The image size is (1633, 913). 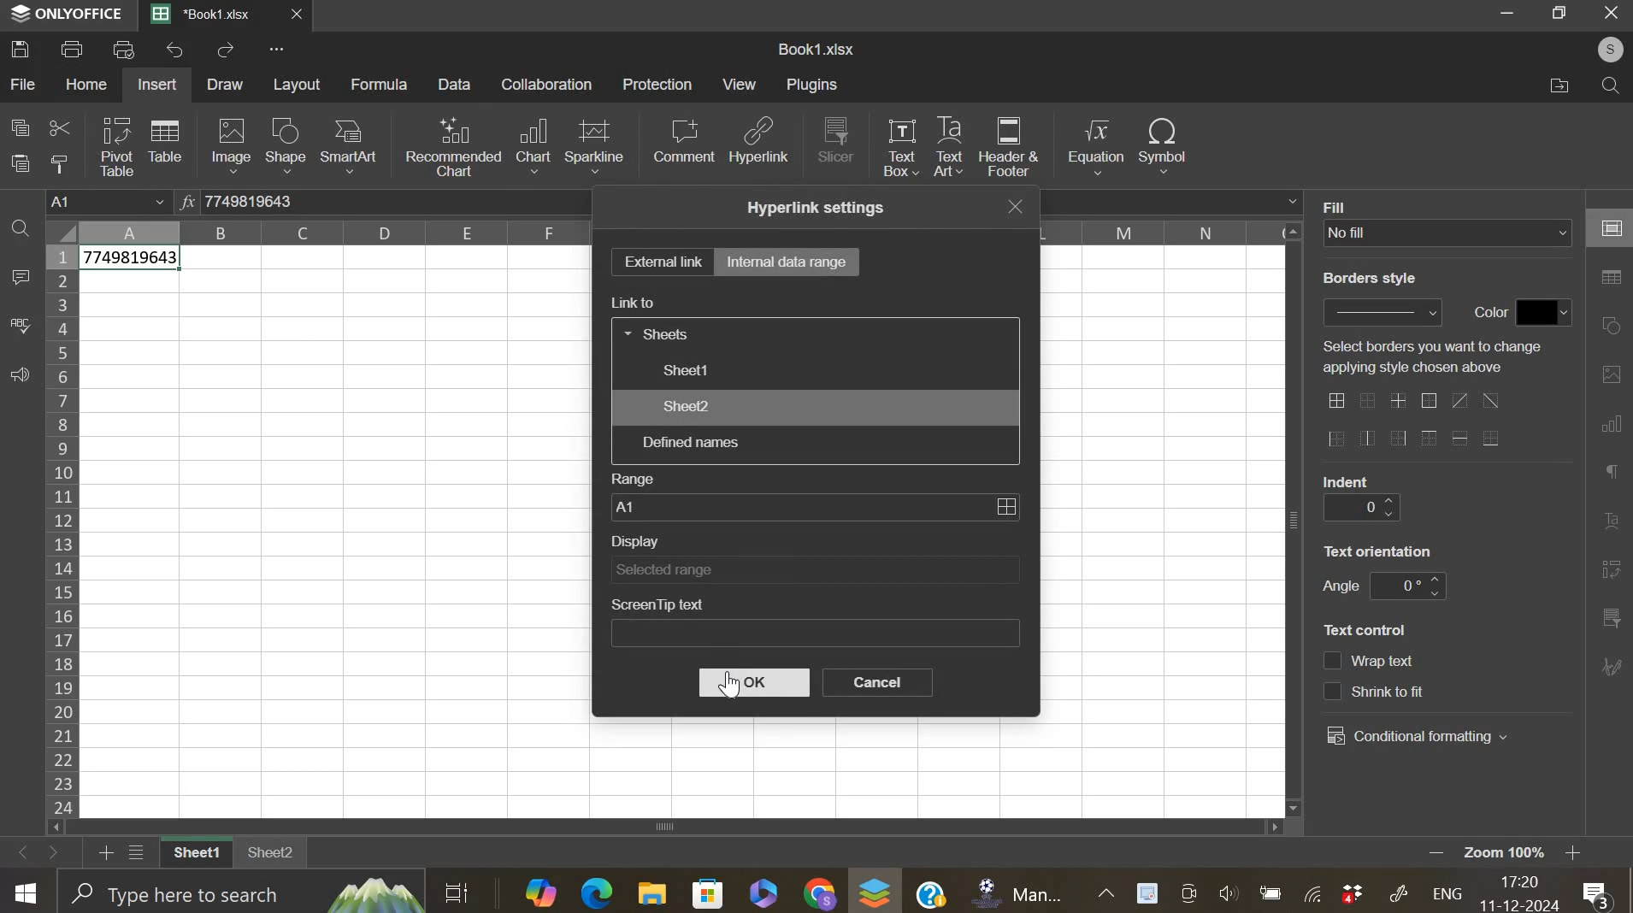 What do you see at coordinates (59, 163) in the screenshot?
I see `copy style` at bounding box center [59, 163].